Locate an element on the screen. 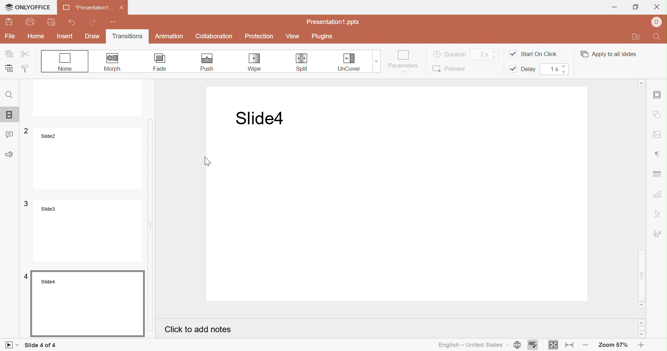 The image size is (667, 351). Feedback & Support is located at coordinates (9, 154).